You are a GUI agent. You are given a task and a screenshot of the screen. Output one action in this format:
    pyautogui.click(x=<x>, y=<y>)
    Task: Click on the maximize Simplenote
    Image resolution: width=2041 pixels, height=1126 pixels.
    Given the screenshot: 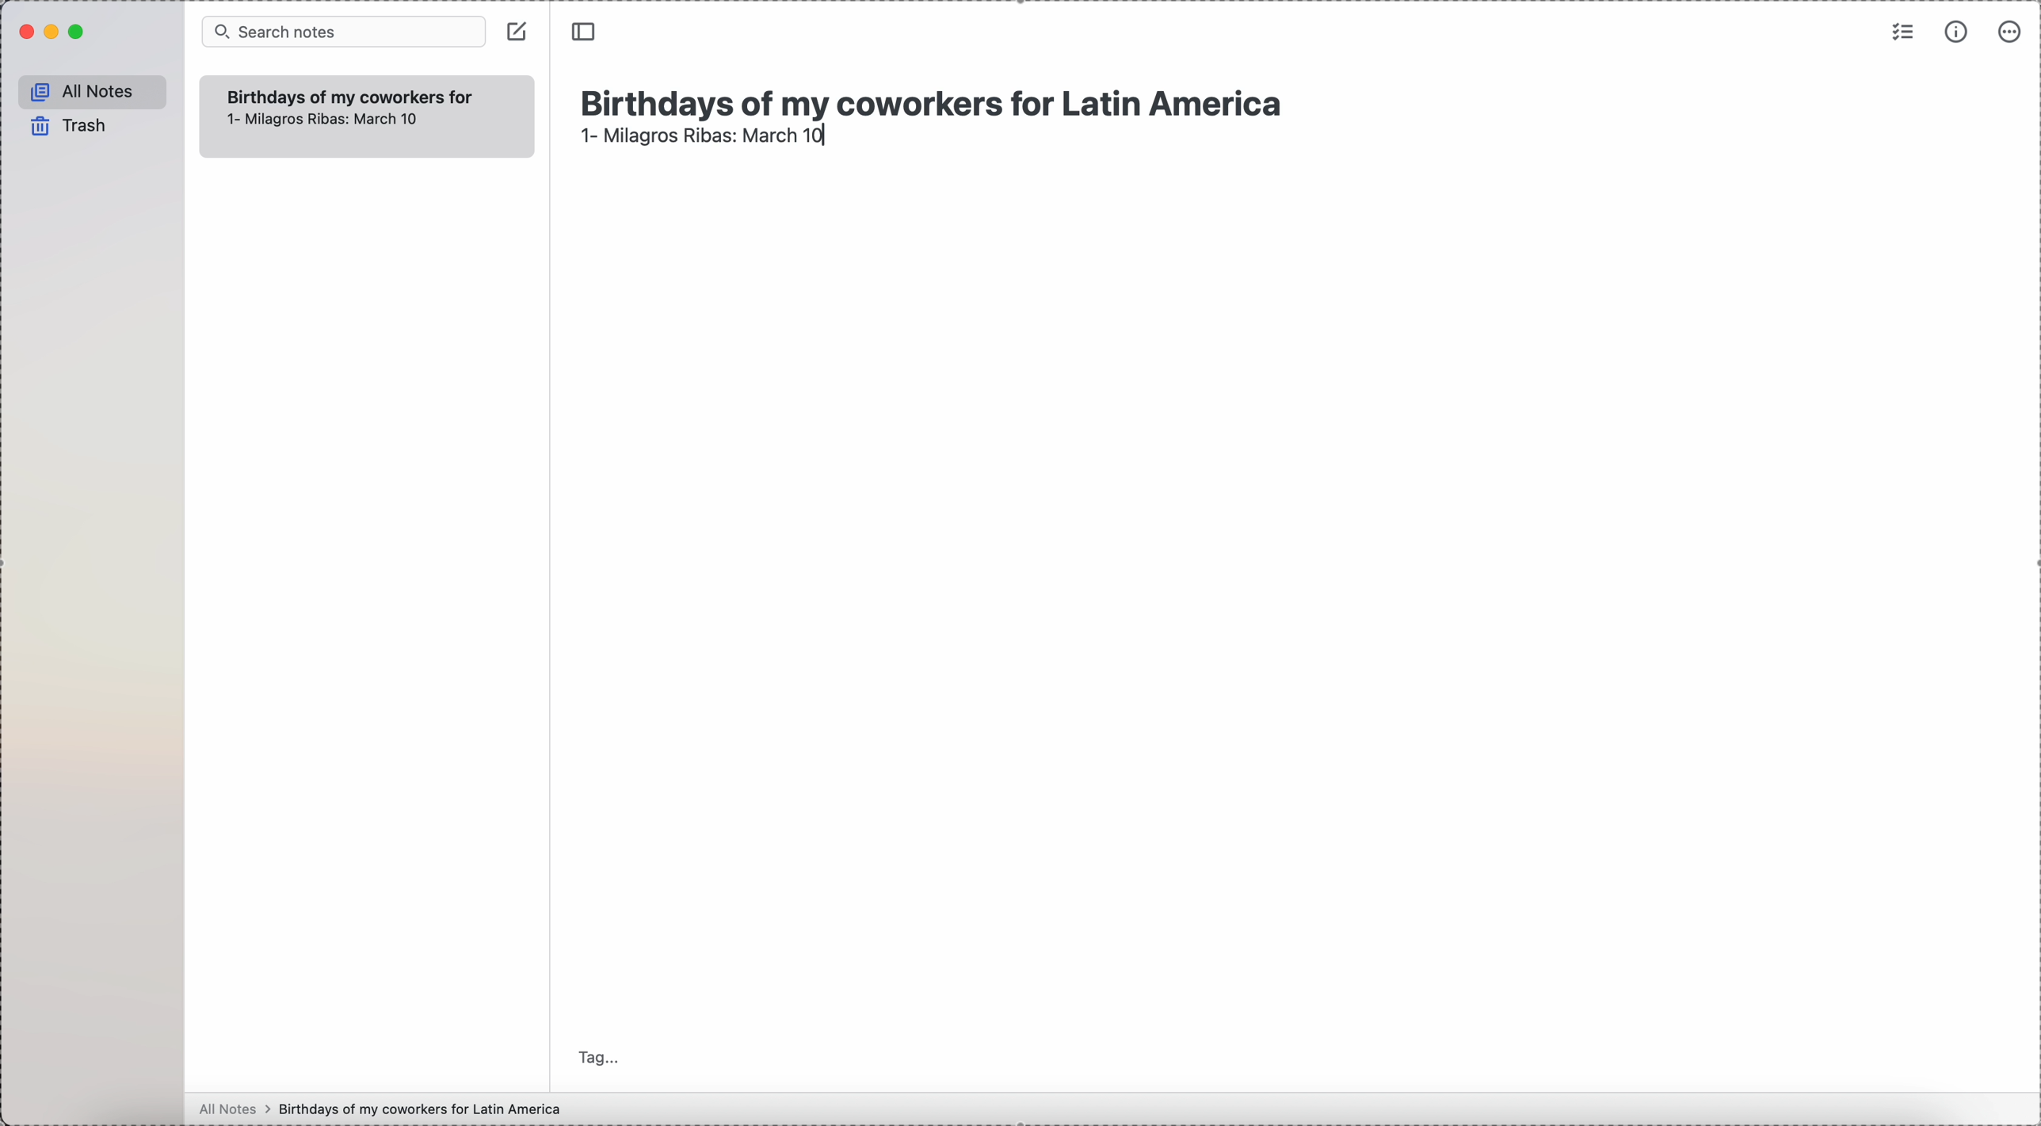 What is the action you would take?
    pyautogui.click(x=78, y=32)
    